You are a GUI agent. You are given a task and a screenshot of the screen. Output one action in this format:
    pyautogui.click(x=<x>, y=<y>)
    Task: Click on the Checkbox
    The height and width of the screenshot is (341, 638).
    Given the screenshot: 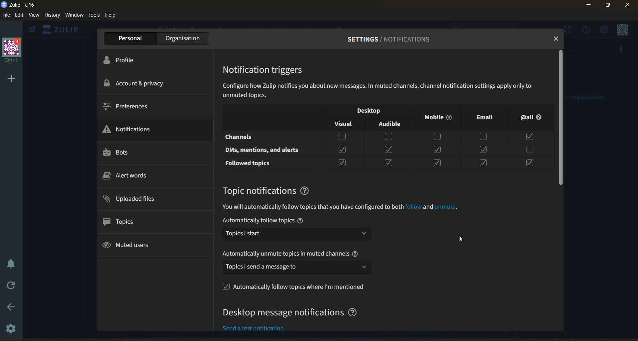 What is the action you would take?
    pyautogui.click(x=530, y=164)
    